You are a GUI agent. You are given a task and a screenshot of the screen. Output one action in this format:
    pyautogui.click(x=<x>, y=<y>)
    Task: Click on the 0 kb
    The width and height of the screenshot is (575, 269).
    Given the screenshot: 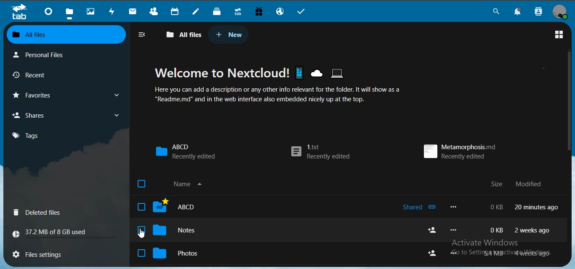 What is the action you would take?
    pyautogui.click(x=497, y=206)
    